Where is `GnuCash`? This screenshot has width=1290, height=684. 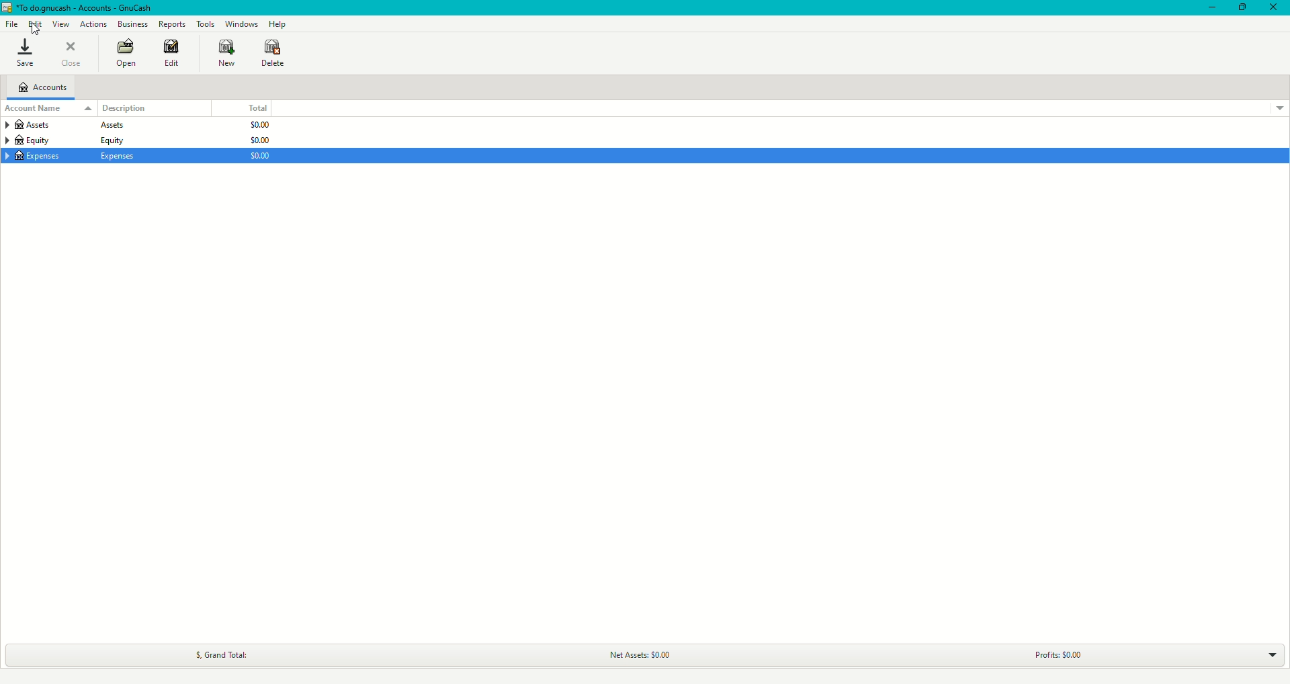 GnuCash is located at coordinates (80, 7).